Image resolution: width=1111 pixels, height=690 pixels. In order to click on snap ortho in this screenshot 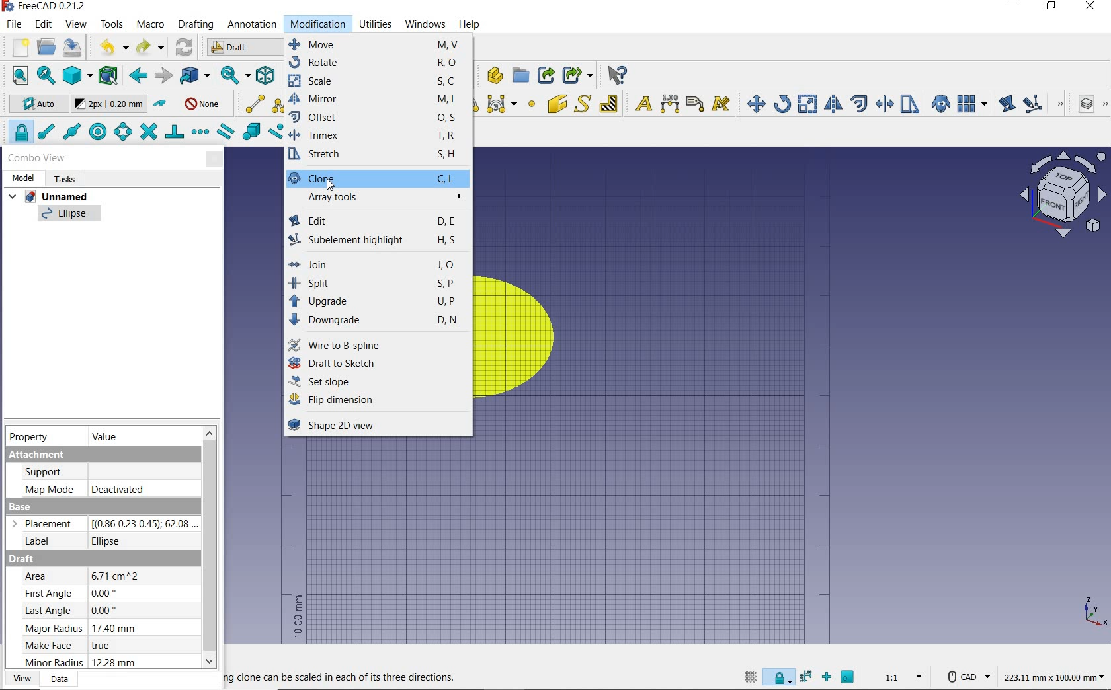, I will do `click(827, 677)`.